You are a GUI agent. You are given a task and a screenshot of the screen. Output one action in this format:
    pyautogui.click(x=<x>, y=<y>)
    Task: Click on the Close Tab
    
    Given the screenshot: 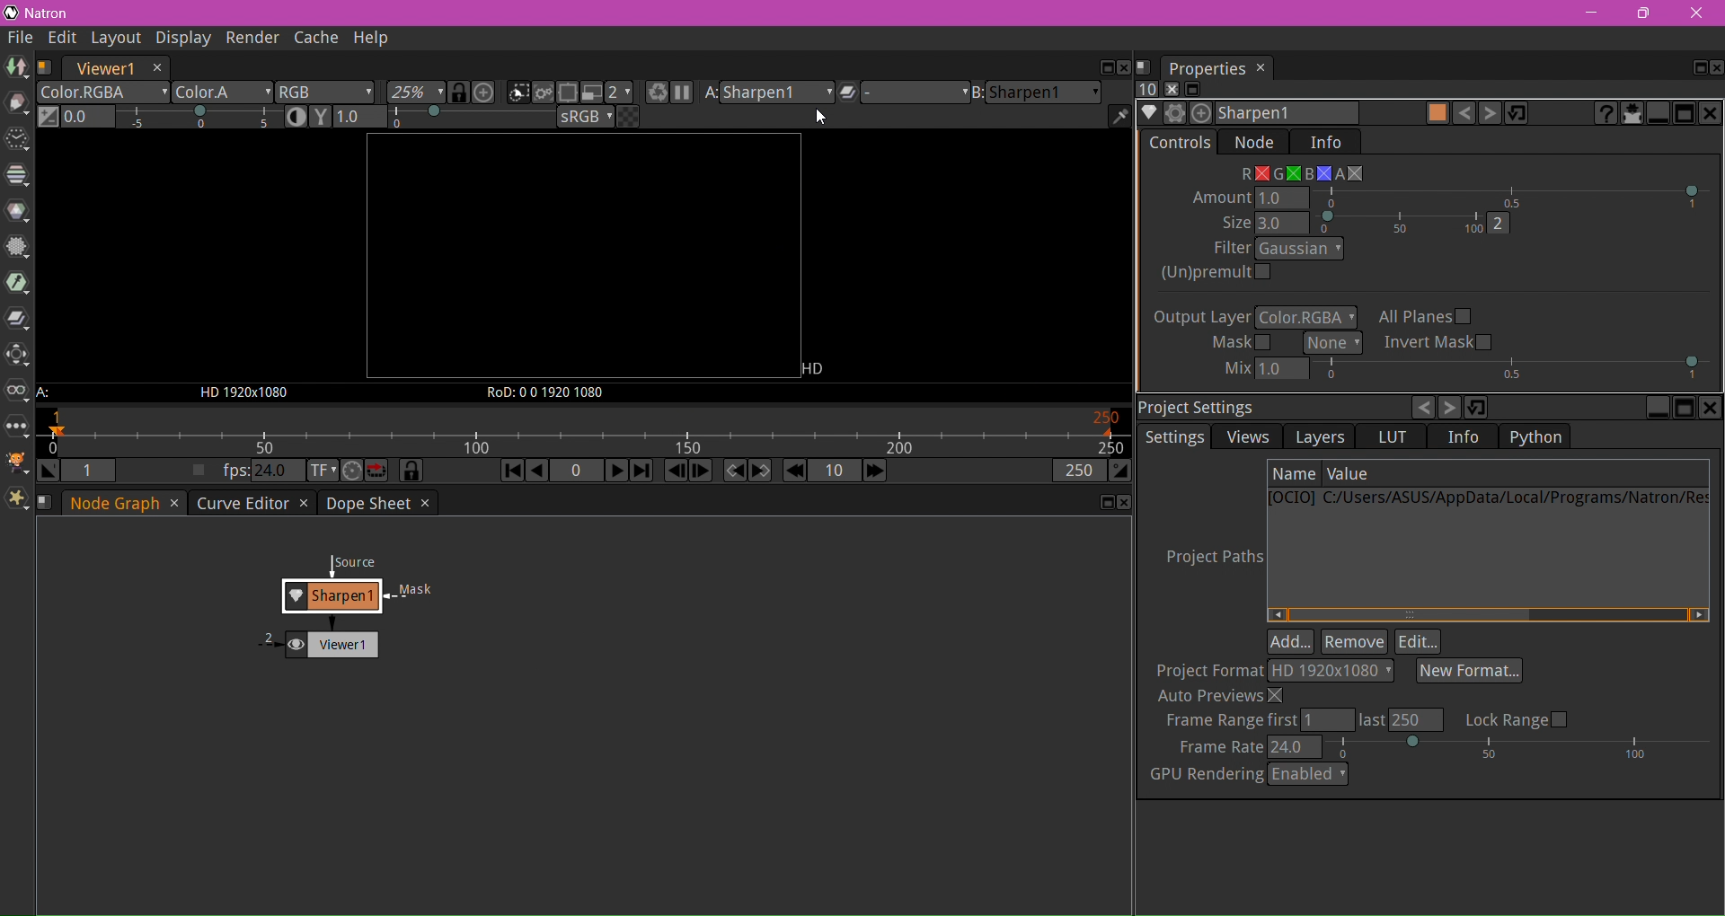 What is the action you would take?
    pyautogui.click(x=423, y=503)
    